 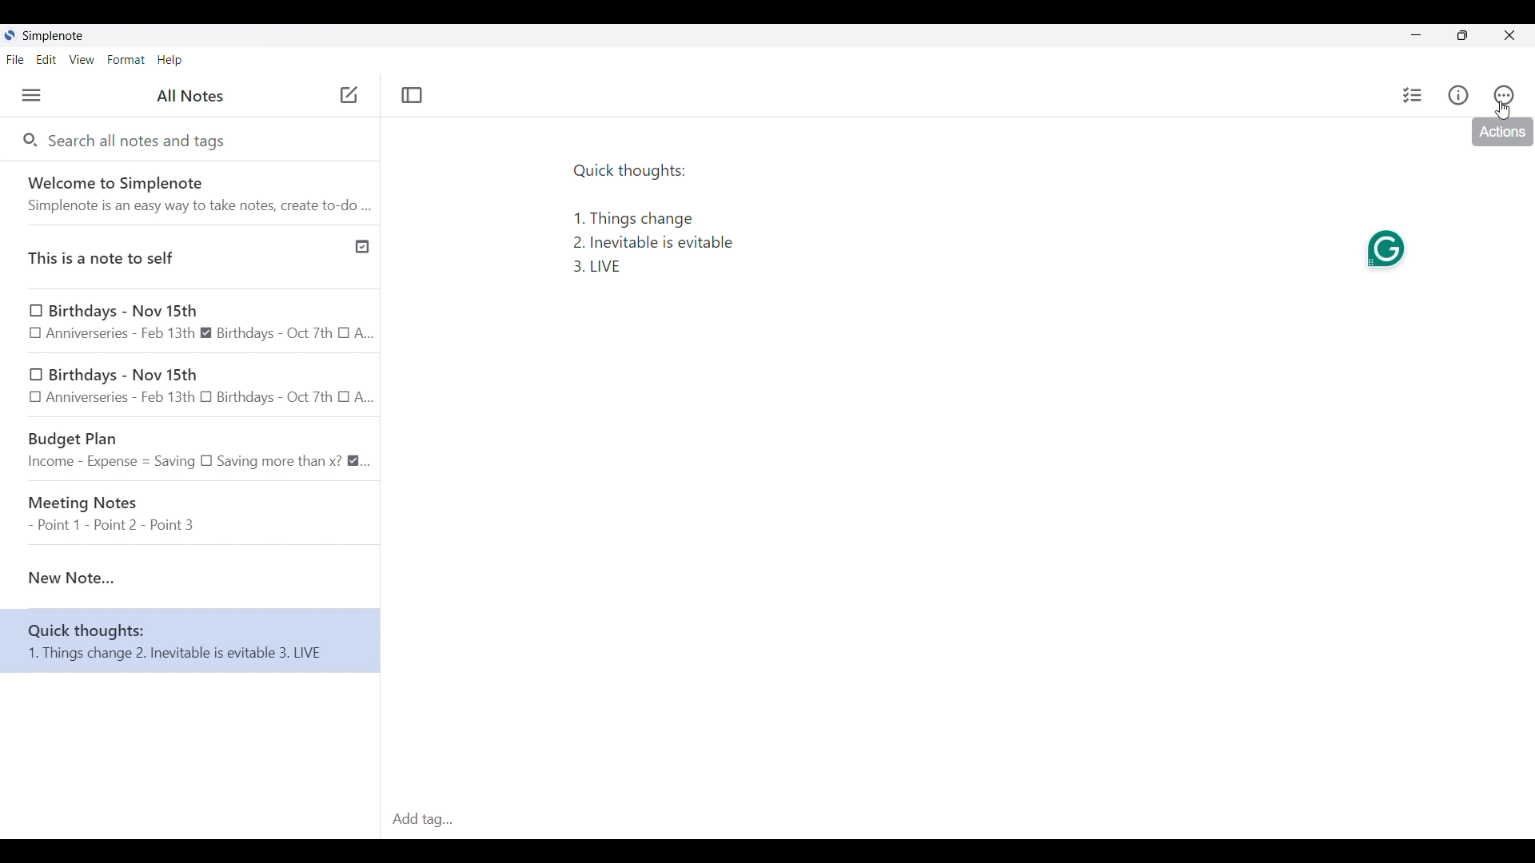 I want to click on Budget Plan, so click(x=191, y=447).